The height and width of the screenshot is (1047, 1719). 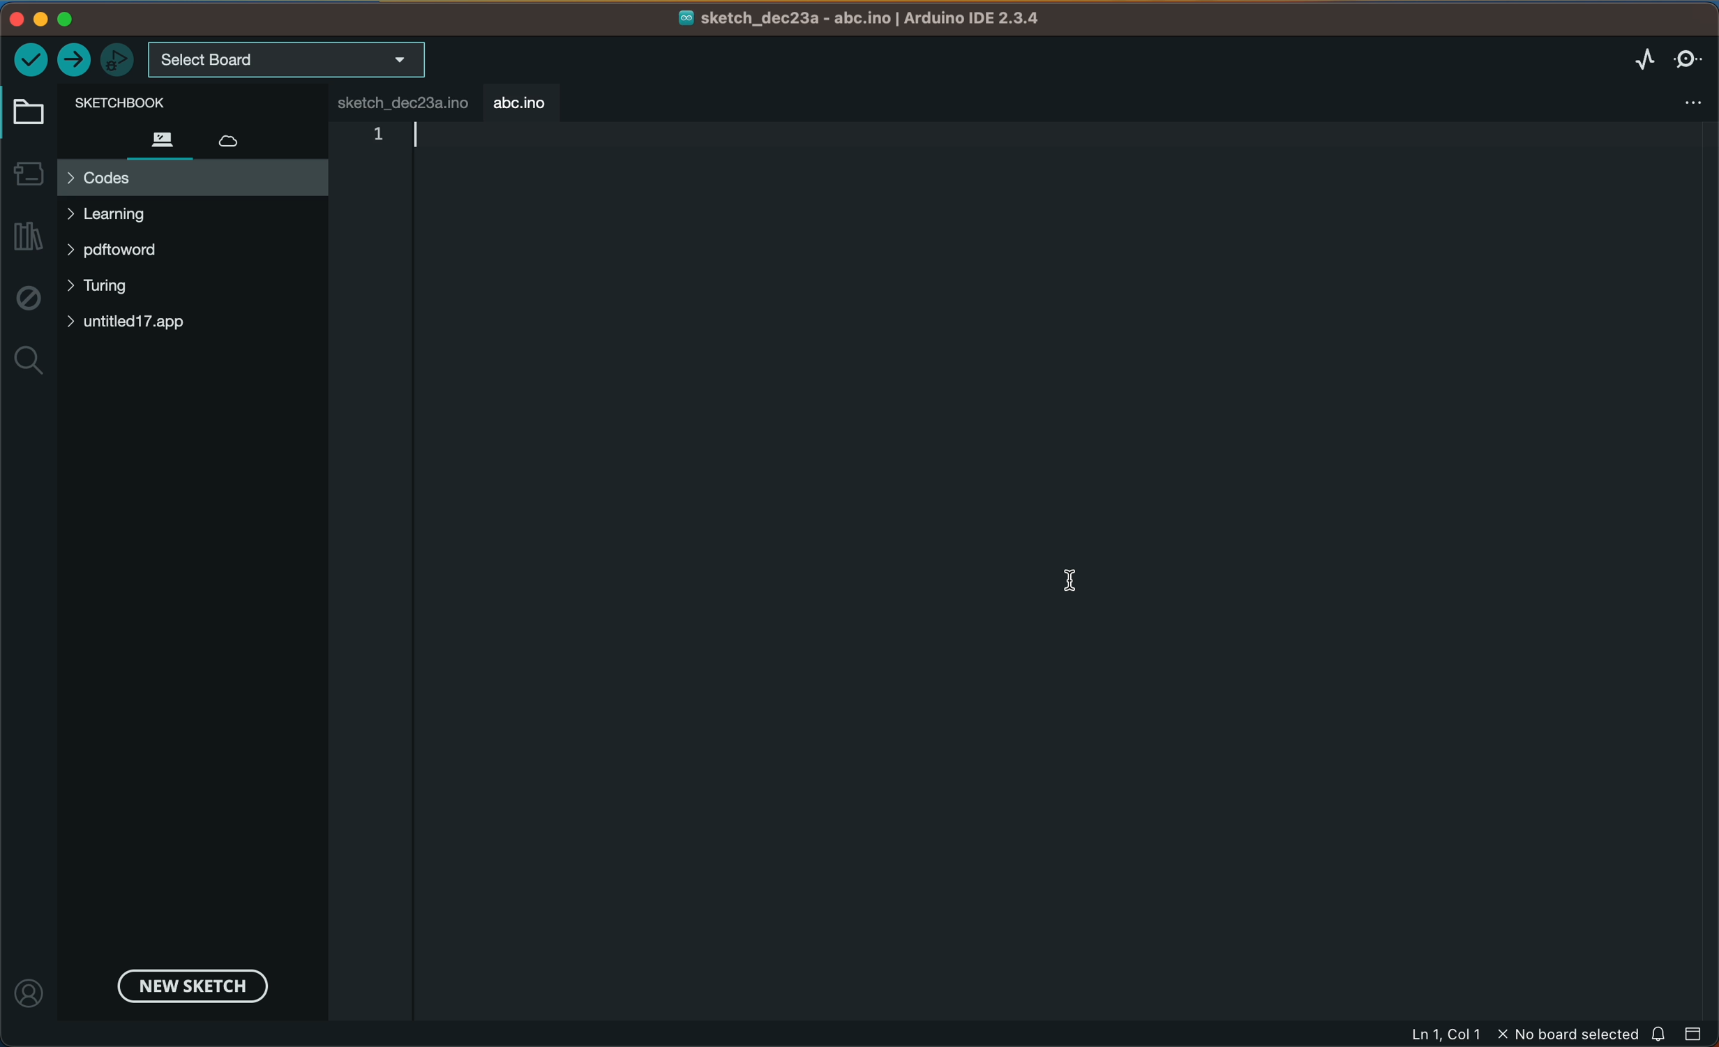 What do you see at coordinates (1080, 580) in the screenshot?
I see `cursor` at bounding box center [1080, 580].